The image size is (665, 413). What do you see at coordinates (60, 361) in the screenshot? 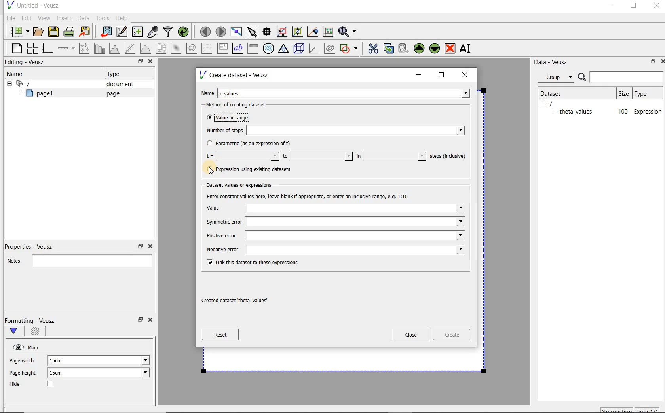
I see `15cm` at bounding box center [60, 361].